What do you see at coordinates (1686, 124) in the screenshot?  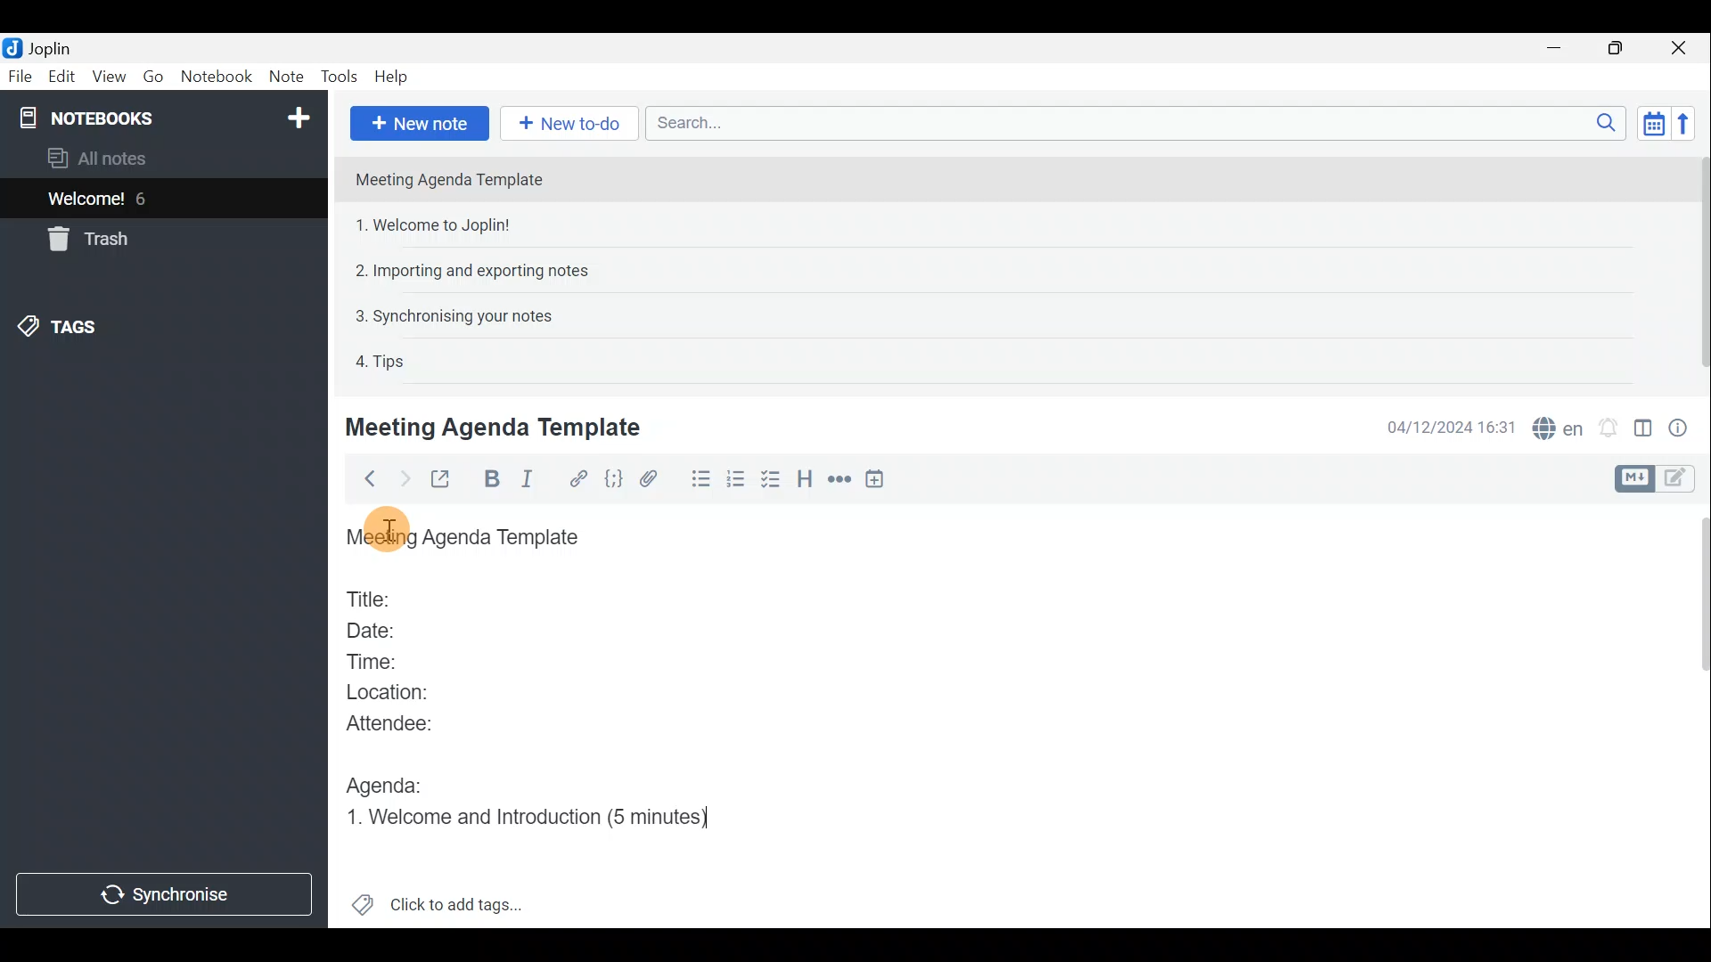 I see `Reverse sort order` at bounding box center [1686, 124].